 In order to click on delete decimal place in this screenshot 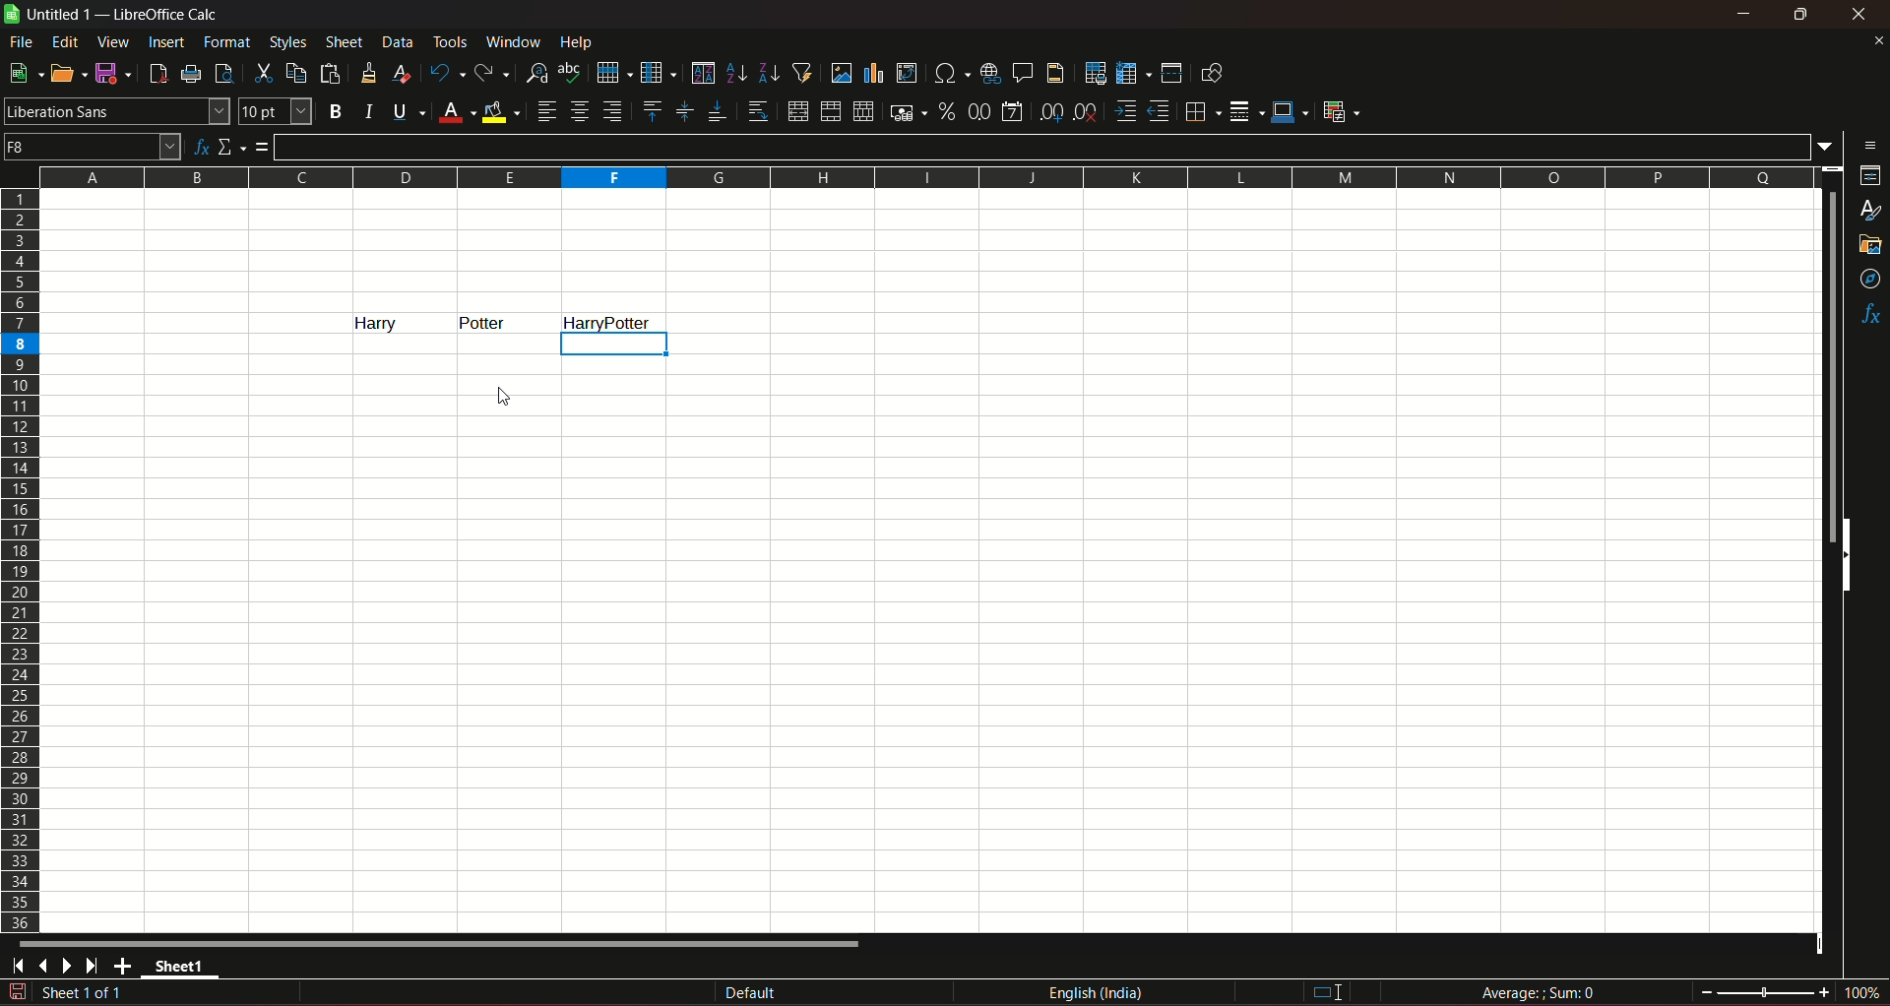, I will do `click(1085, 113)`.